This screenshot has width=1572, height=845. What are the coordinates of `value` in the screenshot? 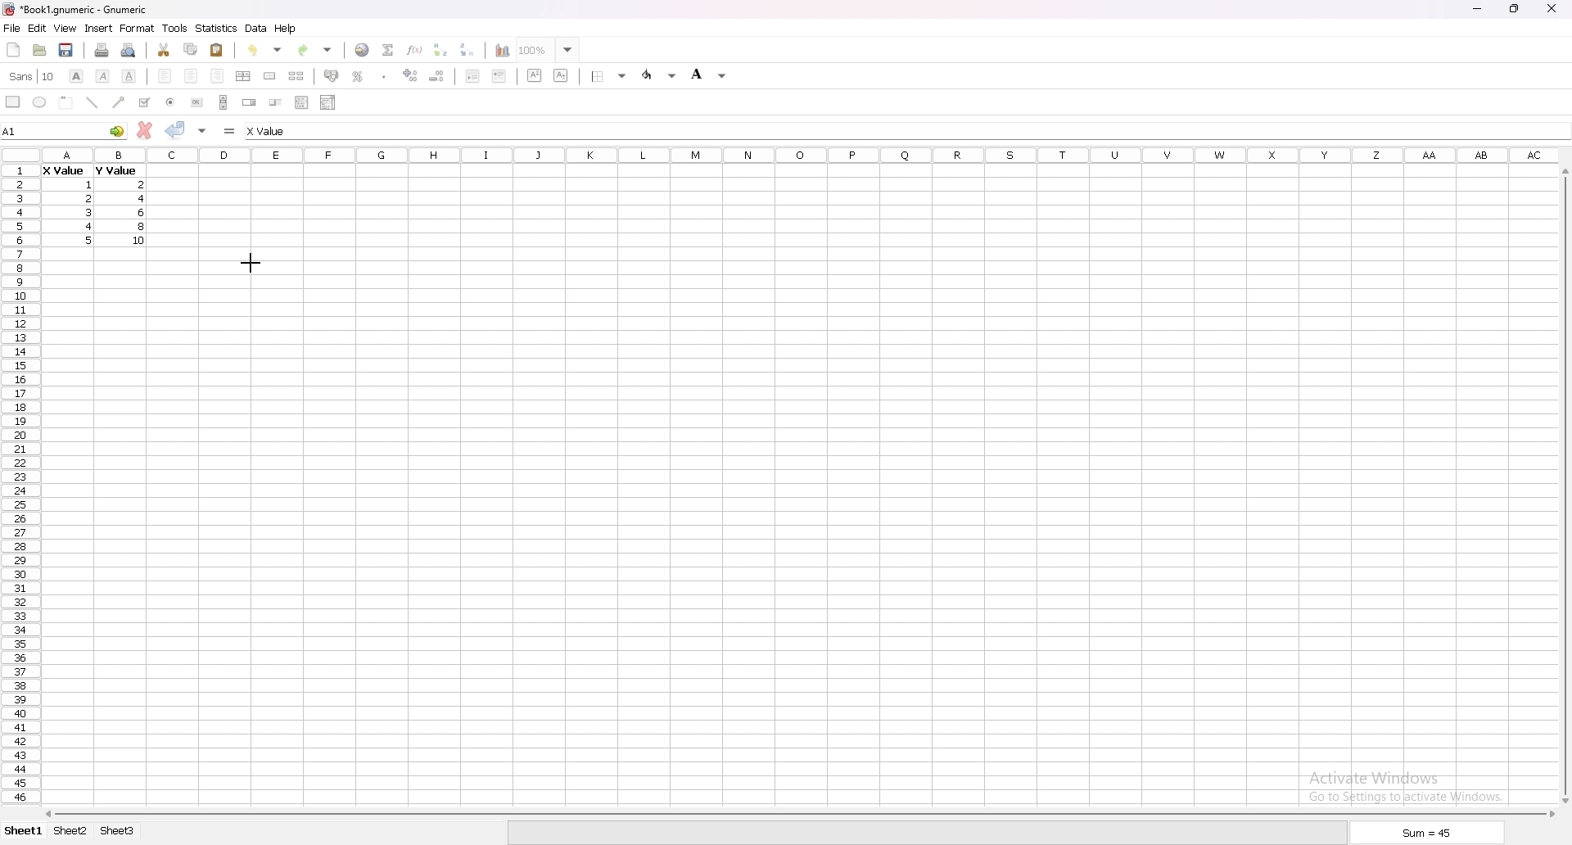 It's located at (146, 199).